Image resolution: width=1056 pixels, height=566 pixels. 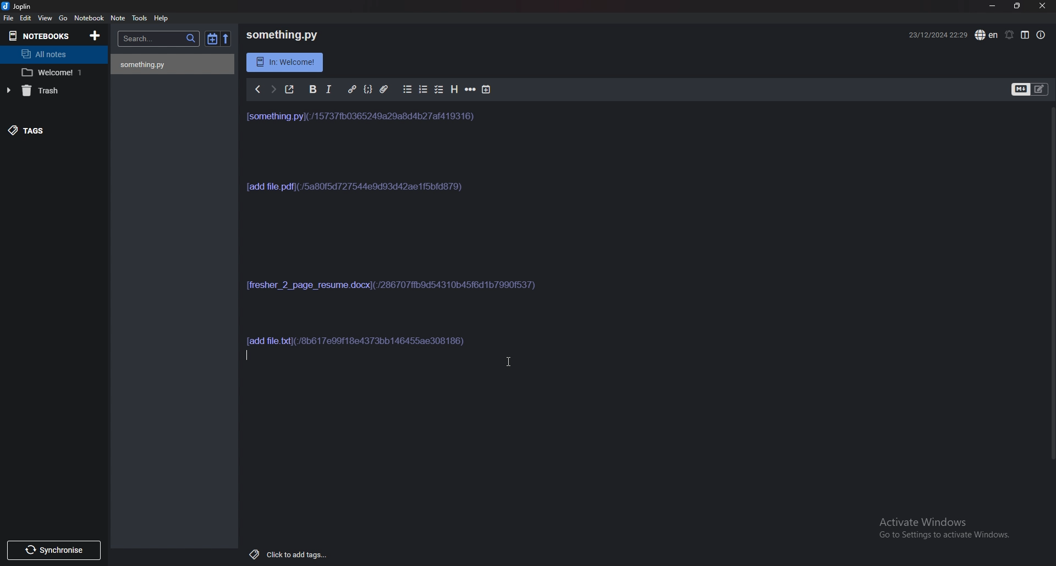 I want to click on Attachment, so click(x=384, y=90).